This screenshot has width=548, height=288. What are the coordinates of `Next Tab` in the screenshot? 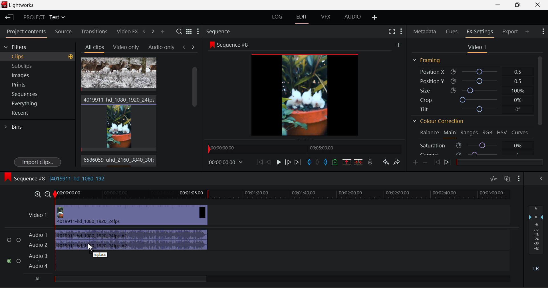 It's located at (193, 47).